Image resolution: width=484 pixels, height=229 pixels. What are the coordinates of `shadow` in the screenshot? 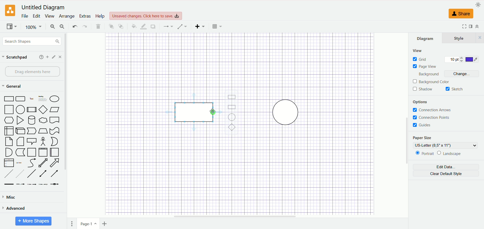 It's located at (153, 27).